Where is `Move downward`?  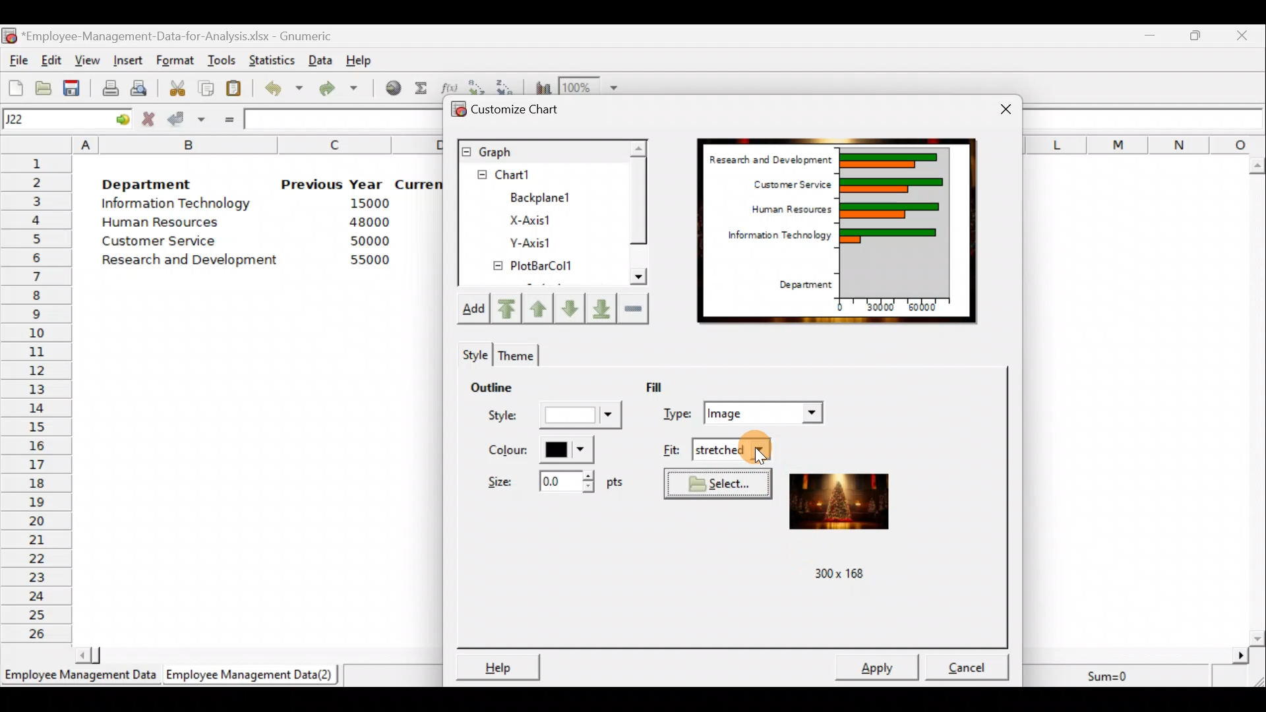 Move downward is located at coordinates (598, 306).